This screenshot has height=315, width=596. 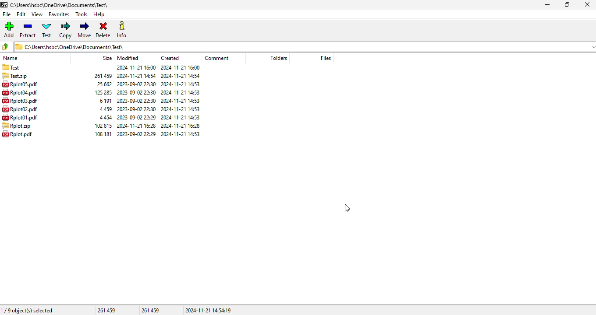 I want to click on folders, so click(x=278, y=57).